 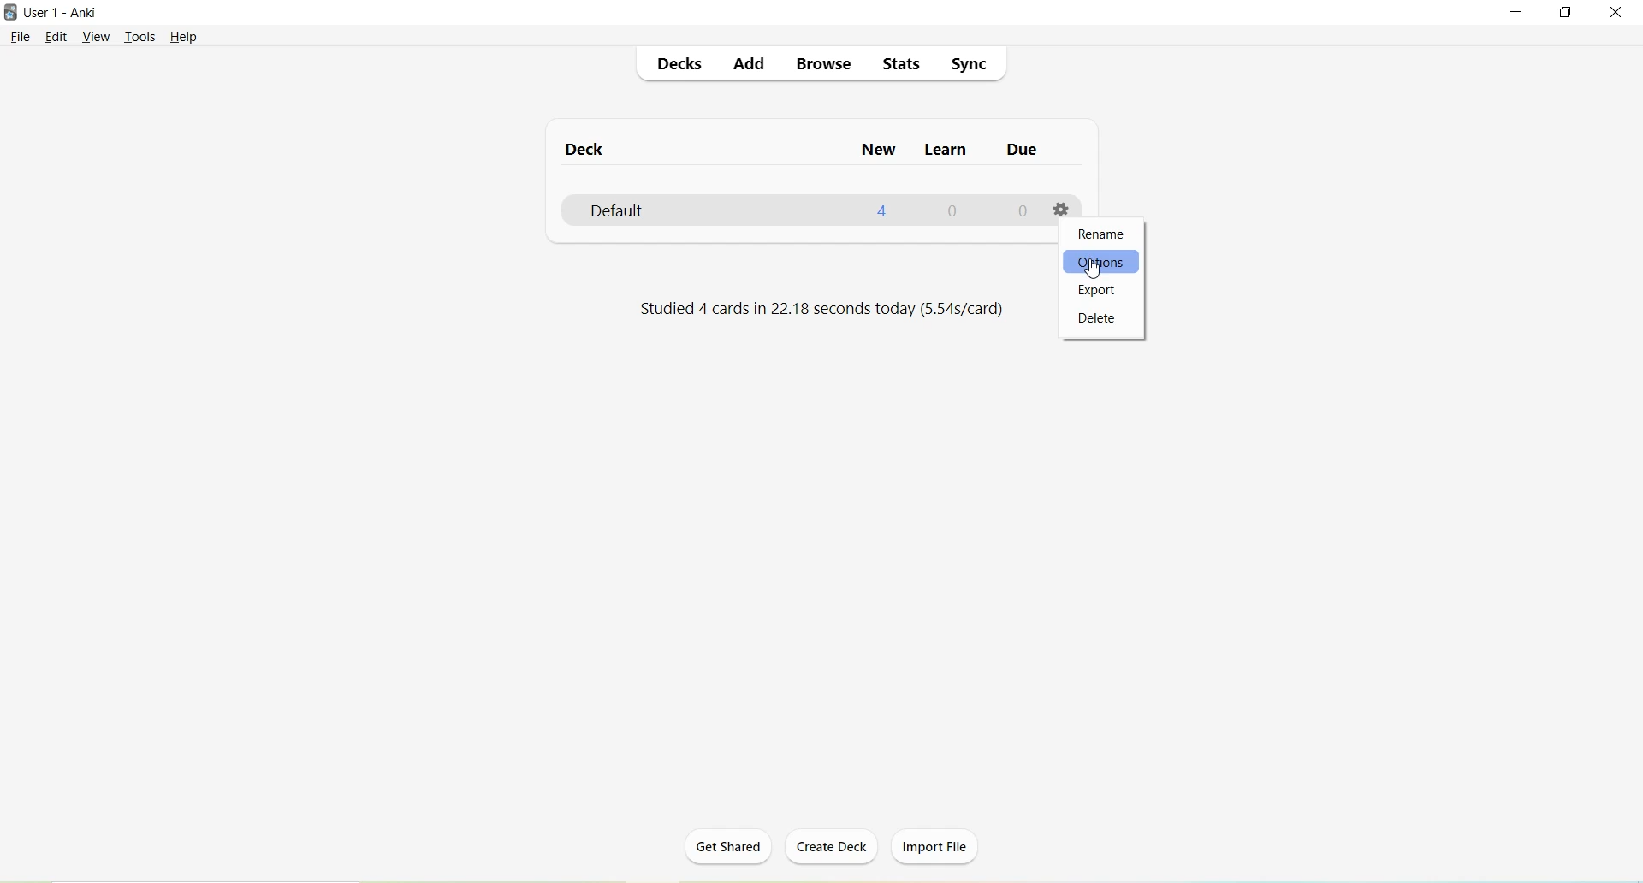 What do you see at coordinates (1106, 292) in the screenshot?
I see `Export` at bounding box center [1106, 292].